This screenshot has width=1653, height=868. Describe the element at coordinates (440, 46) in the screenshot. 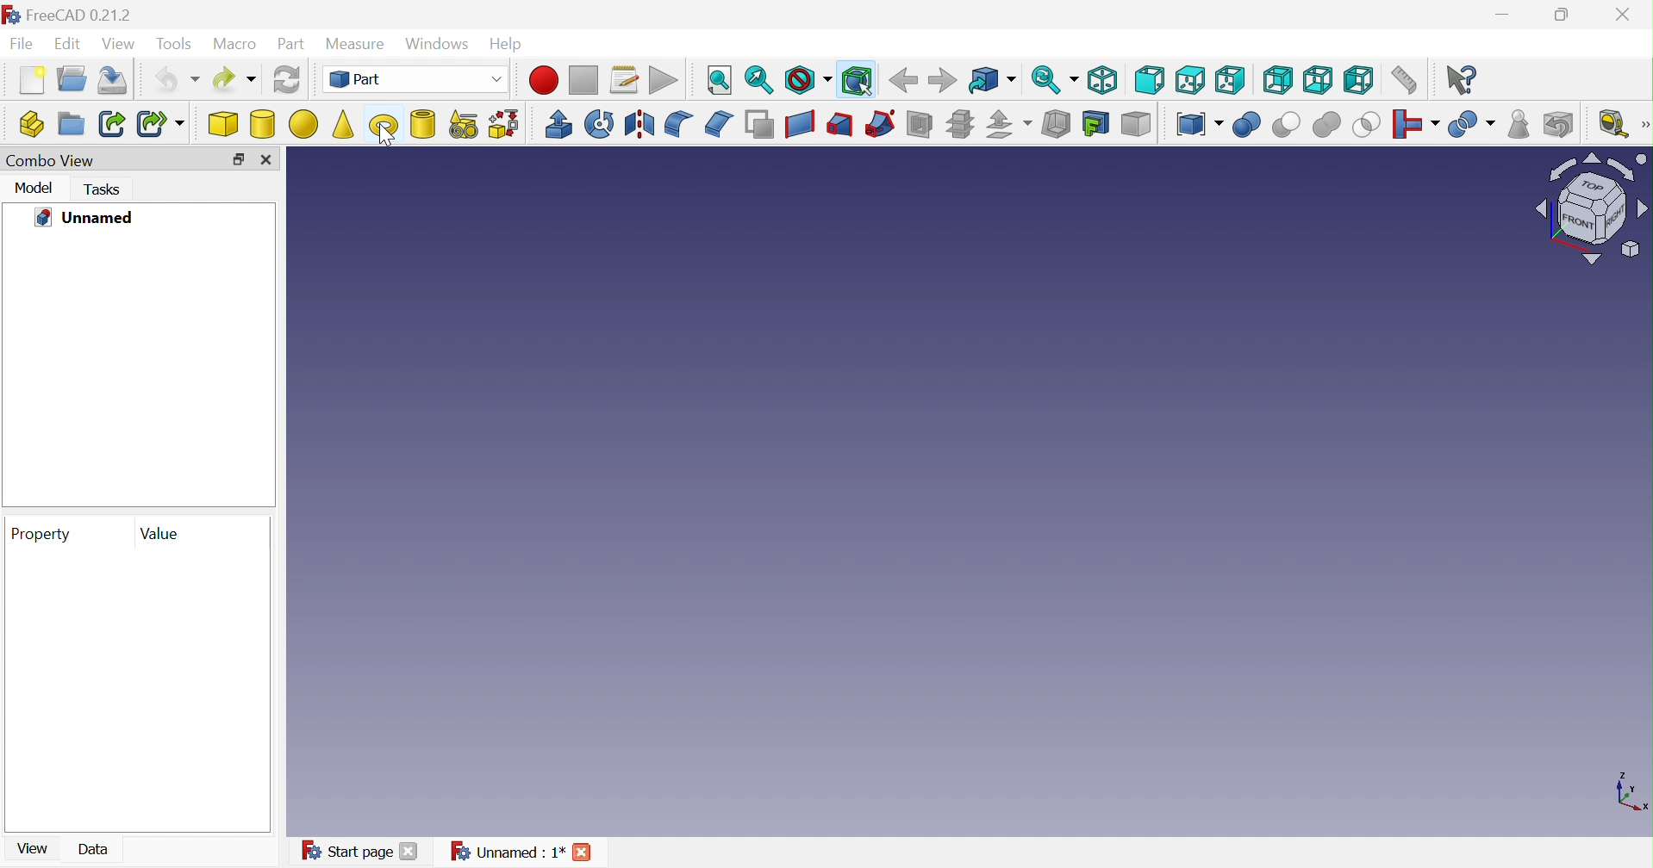

I see `Windows` at that location.